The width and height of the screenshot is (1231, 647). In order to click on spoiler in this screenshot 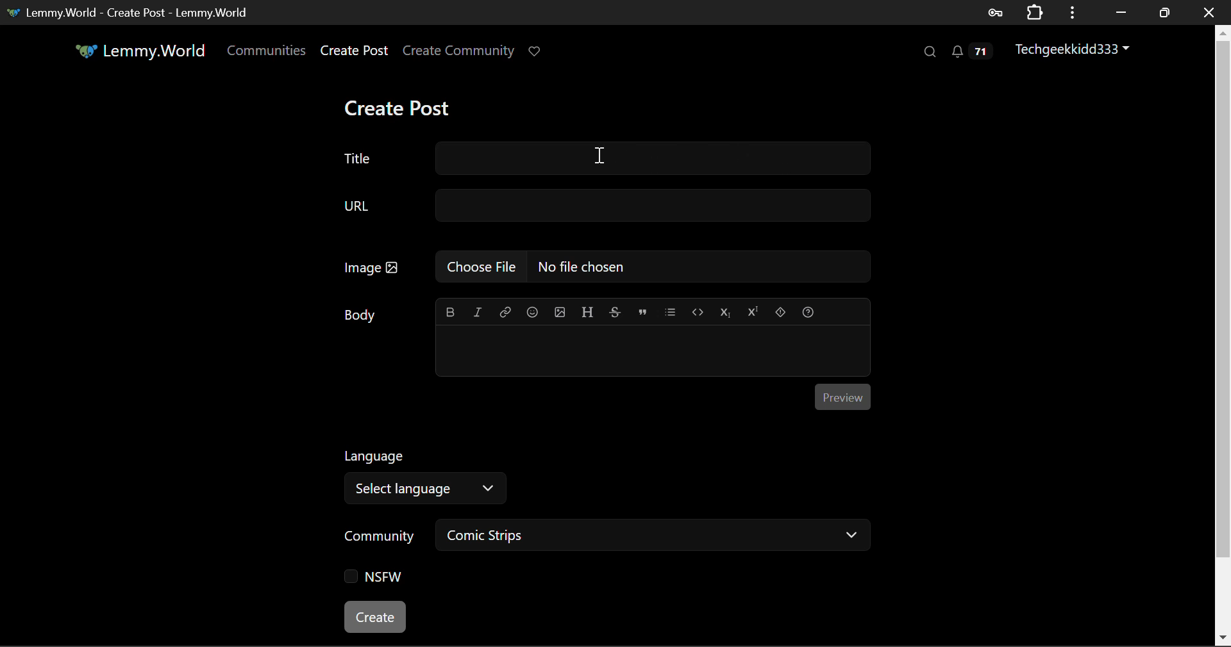, I will do `click(780, 311)`.